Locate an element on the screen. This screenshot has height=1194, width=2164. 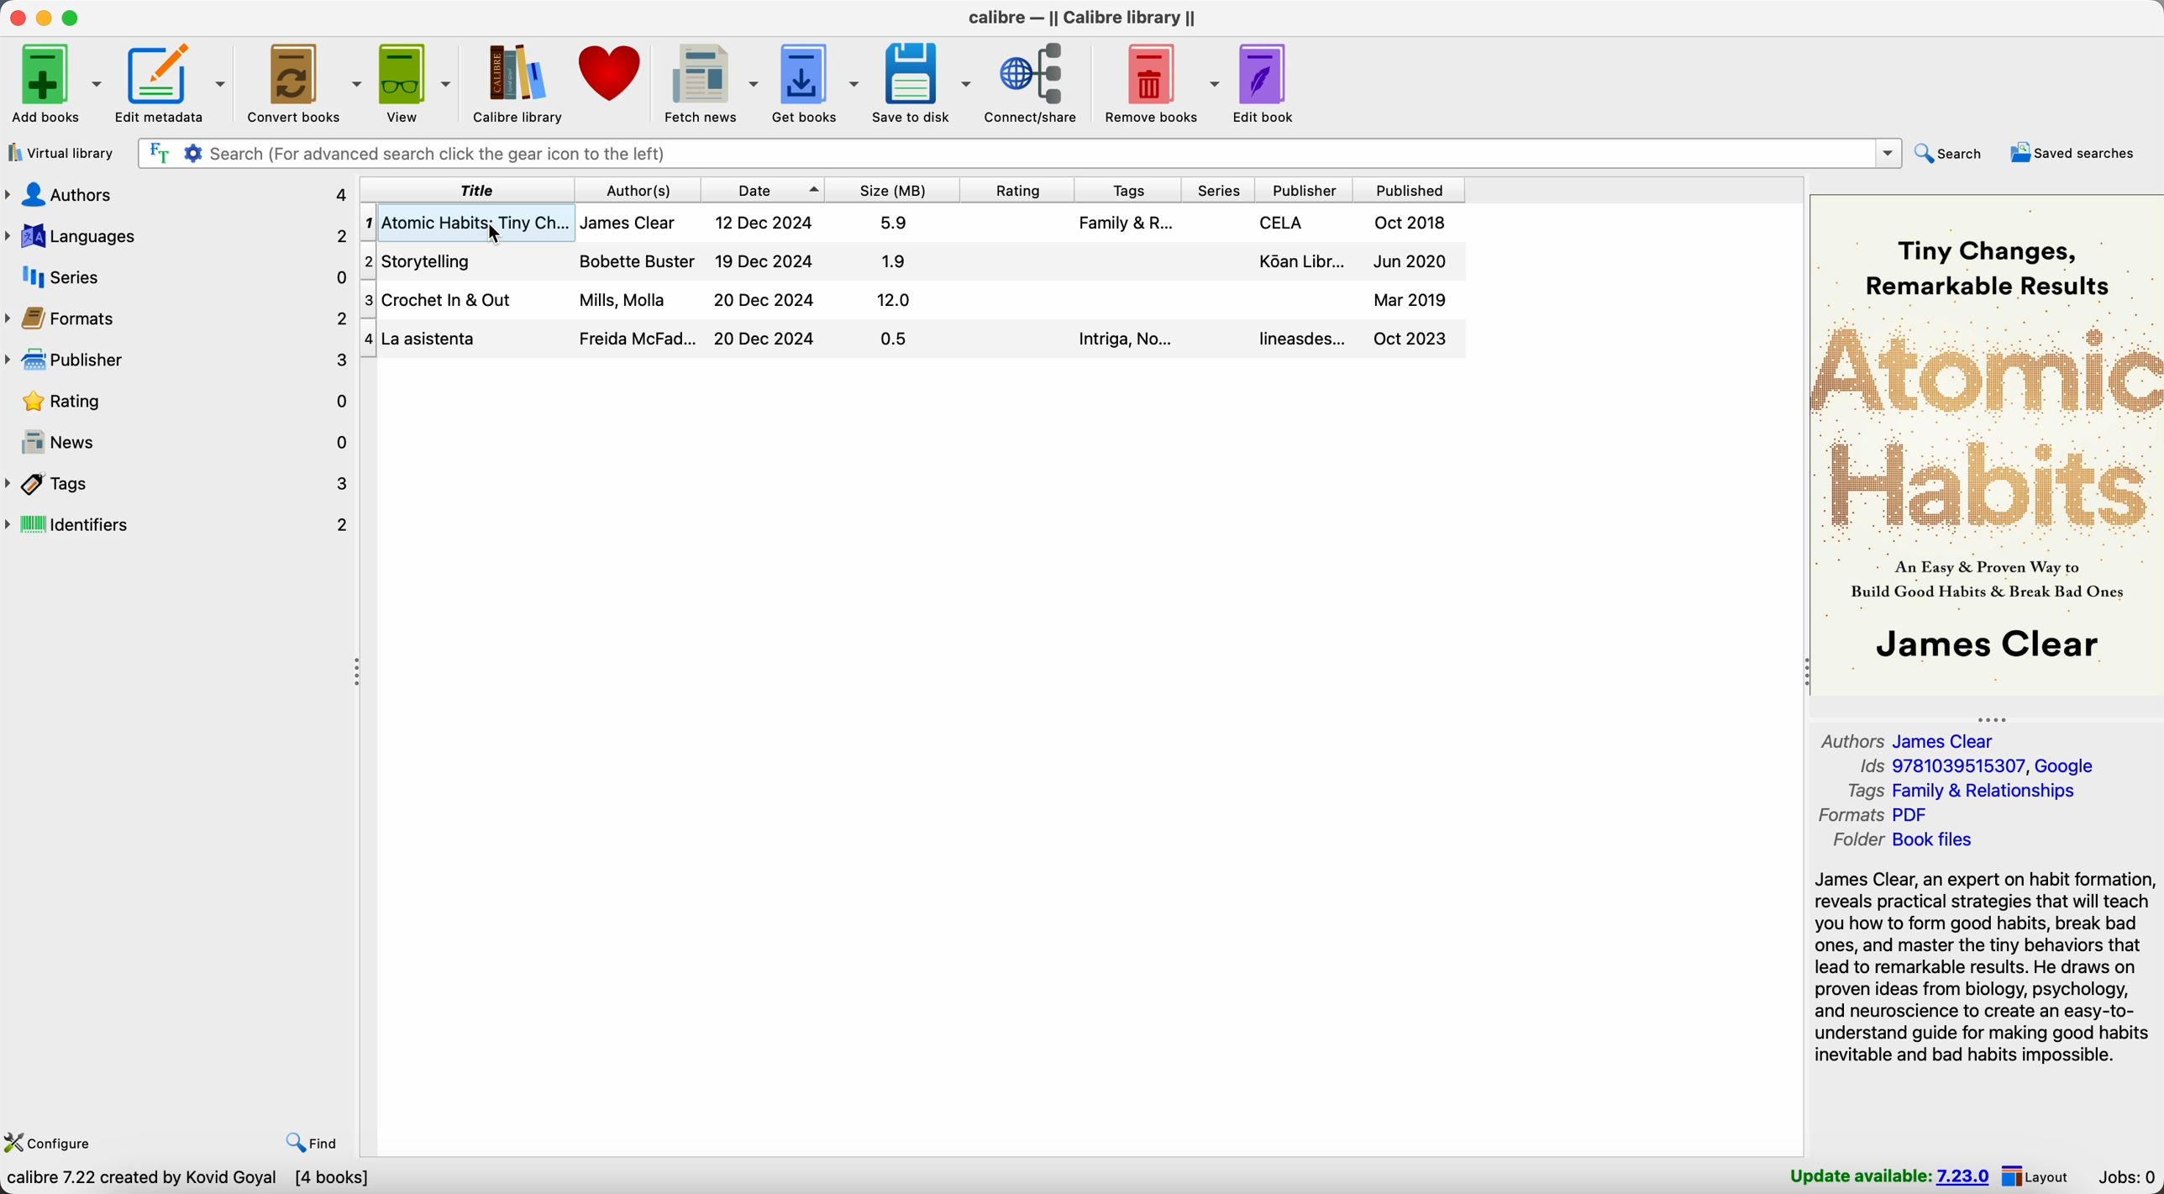
edit metadata is located at coordinates (177, 85).